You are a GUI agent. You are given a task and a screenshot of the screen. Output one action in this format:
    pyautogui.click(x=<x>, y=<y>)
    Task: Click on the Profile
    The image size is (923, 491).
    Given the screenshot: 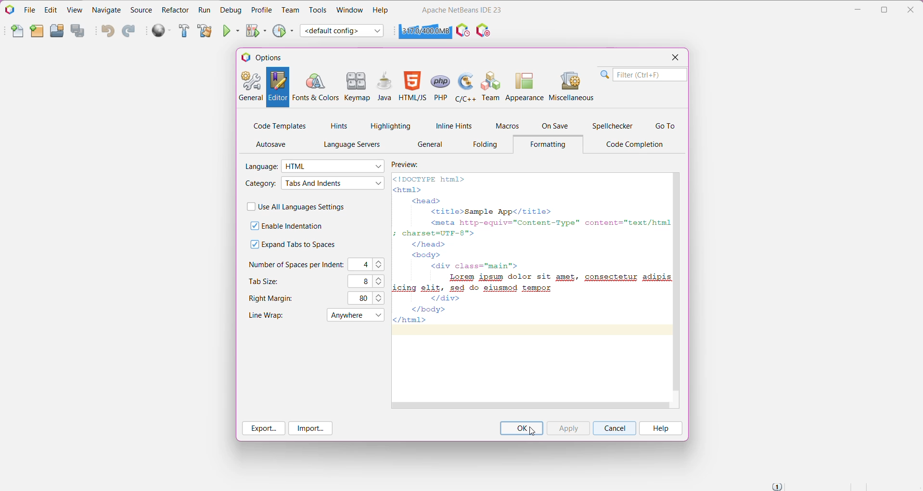 What is the action you would take?
    pyautogui.click(x=262, y=10)
    